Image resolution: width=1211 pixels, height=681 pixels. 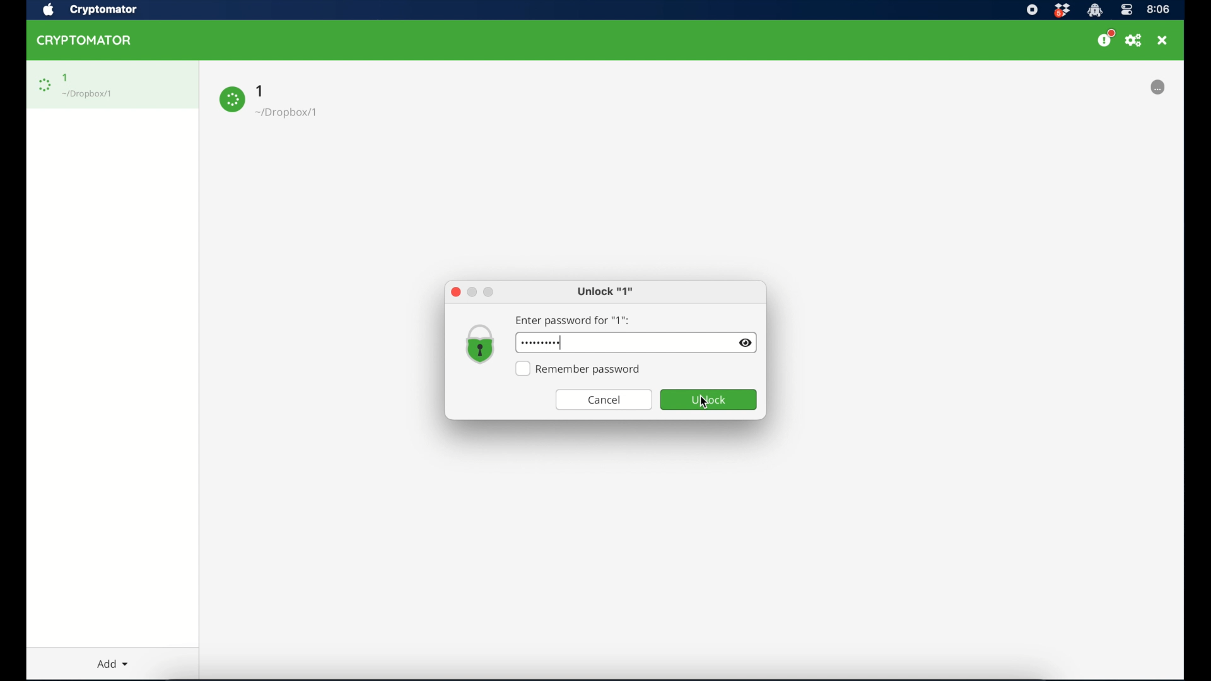 I want to click on unlock, so click(x=708, y=400).